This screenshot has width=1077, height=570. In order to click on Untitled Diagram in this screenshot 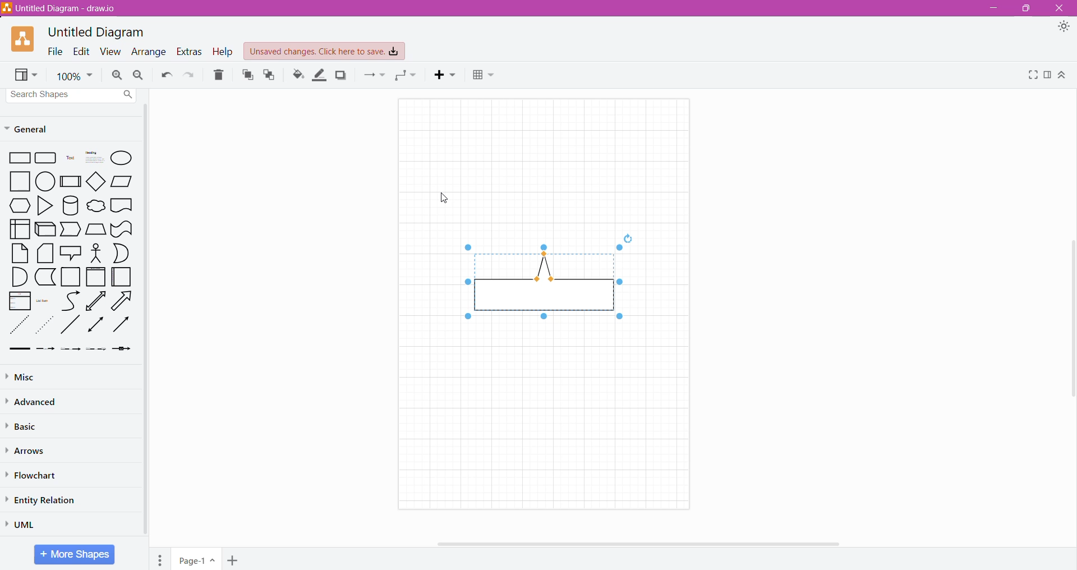, I will do `click(96, 33)`.